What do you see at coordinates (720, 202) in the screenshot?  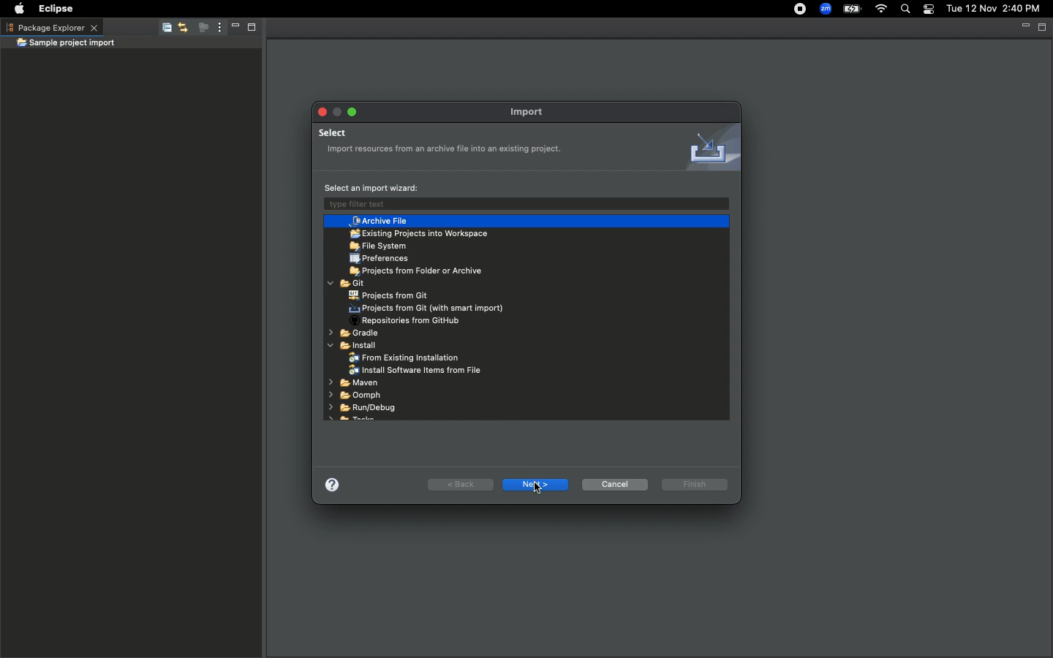 I see `close` at bounding box center [720, 202].